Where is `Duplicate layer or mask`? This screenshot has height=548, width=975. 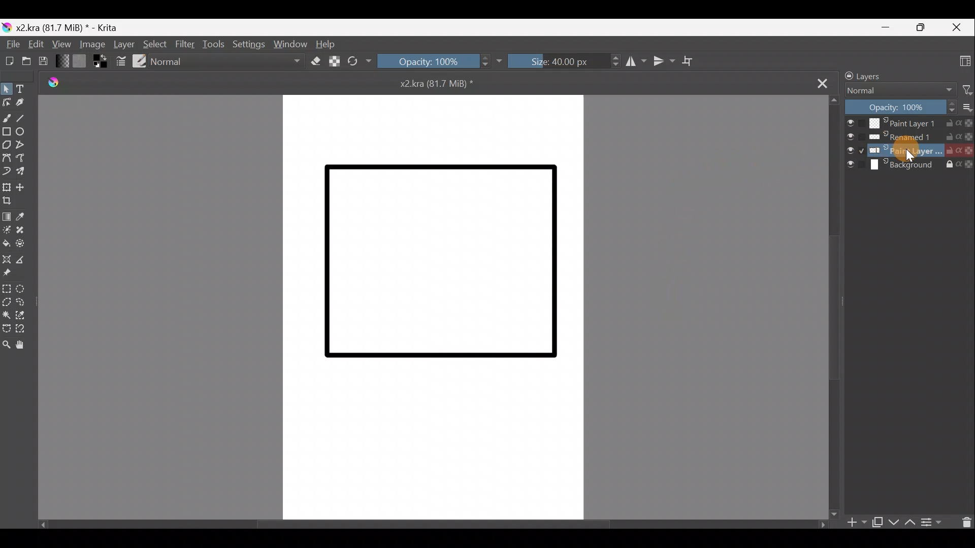 Duplicate layer or mask is located at coordinates (876, 523).